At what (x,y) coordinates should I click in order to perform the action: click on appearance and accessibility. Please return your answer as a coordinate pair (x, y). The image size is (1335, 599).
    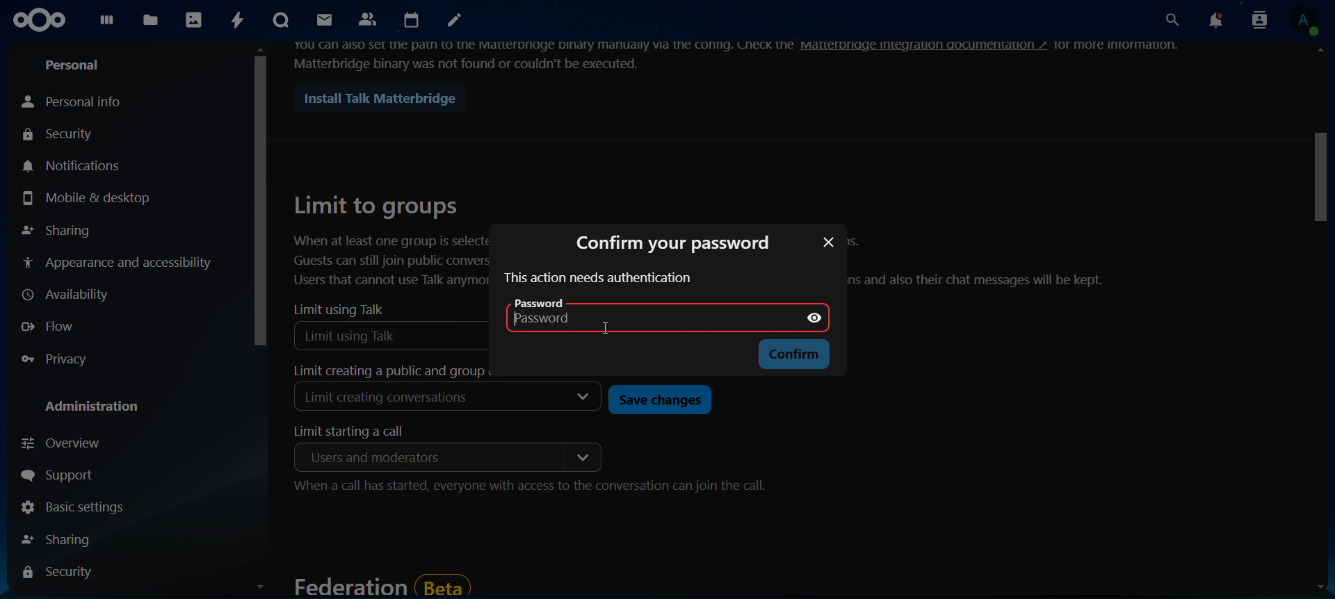
    Looking at the image, I should click on (118, 261).